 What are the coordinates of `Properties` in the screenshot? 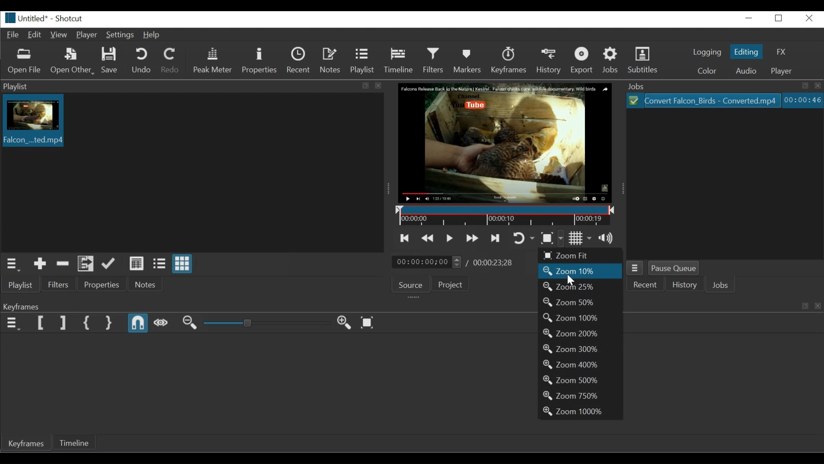 It's located at (102, 284).